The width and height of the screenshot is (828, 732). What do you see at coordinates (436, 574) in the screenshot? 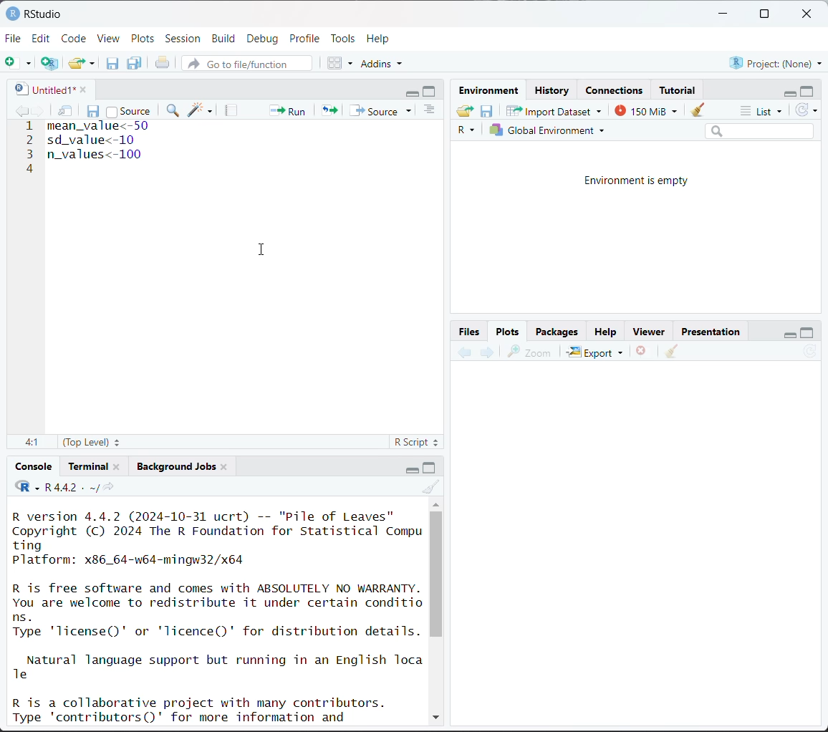
I see `vertical scroll bar` at bounding box center [436, 574].